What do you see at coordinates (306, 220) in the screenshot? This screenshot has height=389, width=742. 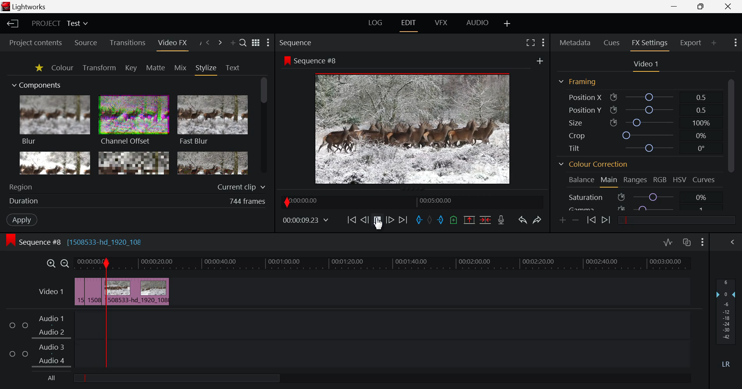 I see `Frame Time` at bounding box center [306, 220].